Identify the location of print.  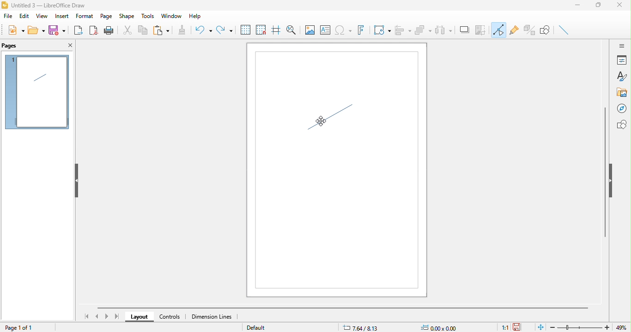
(109, 30).